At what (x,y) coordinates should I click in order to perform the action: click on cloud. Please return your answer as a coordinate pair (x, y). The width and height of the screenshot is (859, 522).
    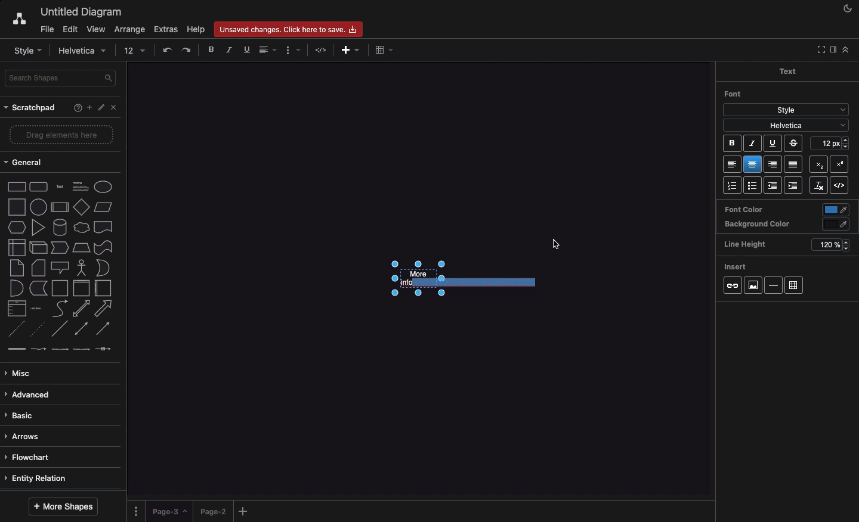
    Looking at the image, I should click on (82, 228).